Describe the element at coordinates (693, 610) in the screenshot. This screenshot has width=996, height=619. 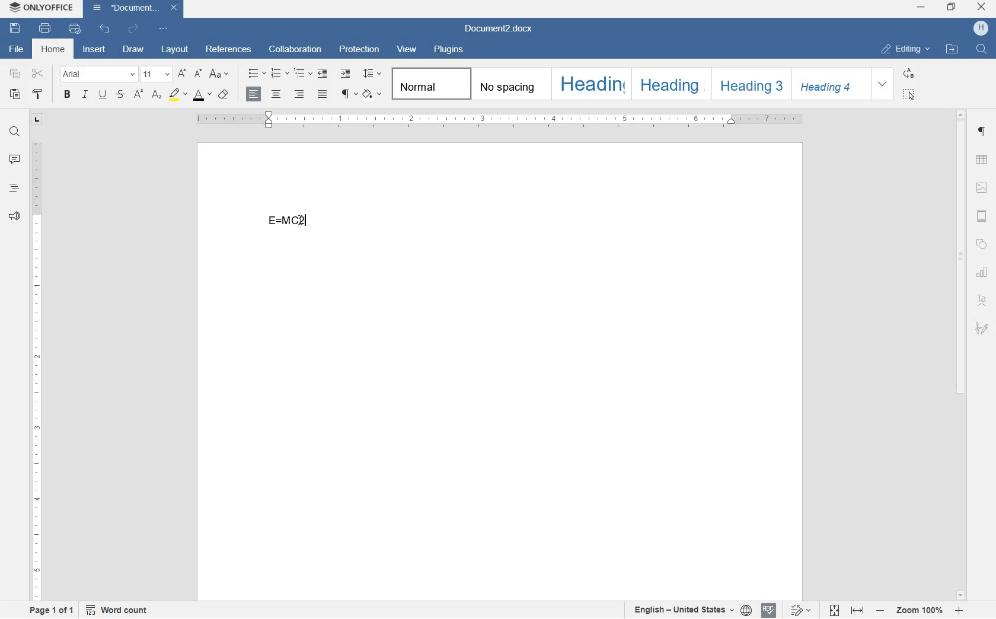
I see `text or document language` at that location.